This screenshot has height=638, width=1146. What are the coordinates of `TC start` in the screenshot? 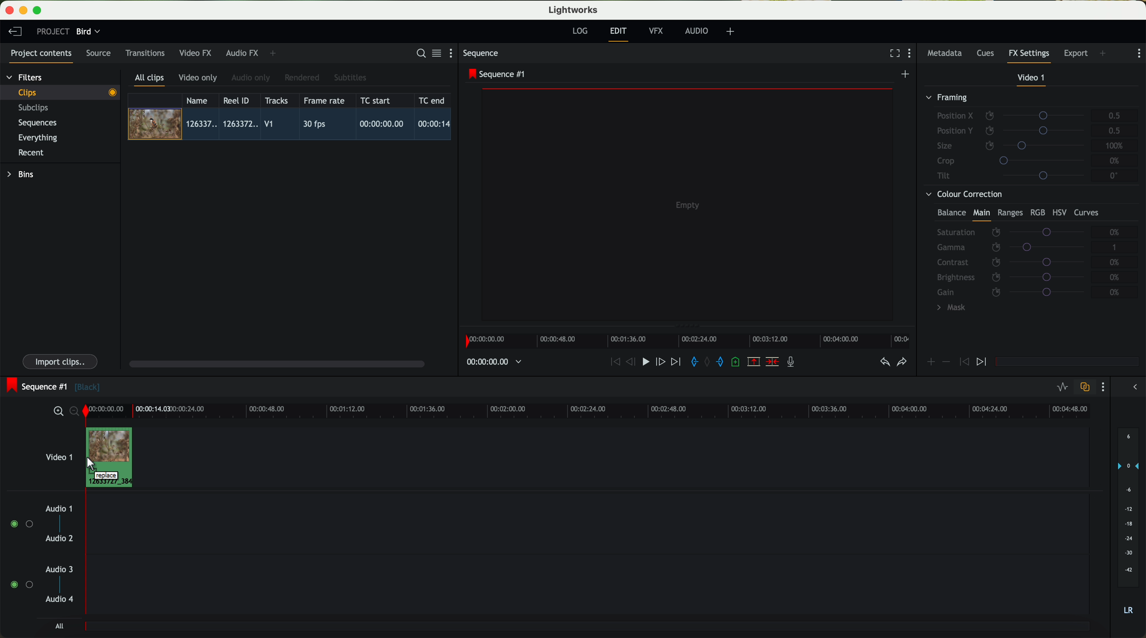 It's located at (376, 100).